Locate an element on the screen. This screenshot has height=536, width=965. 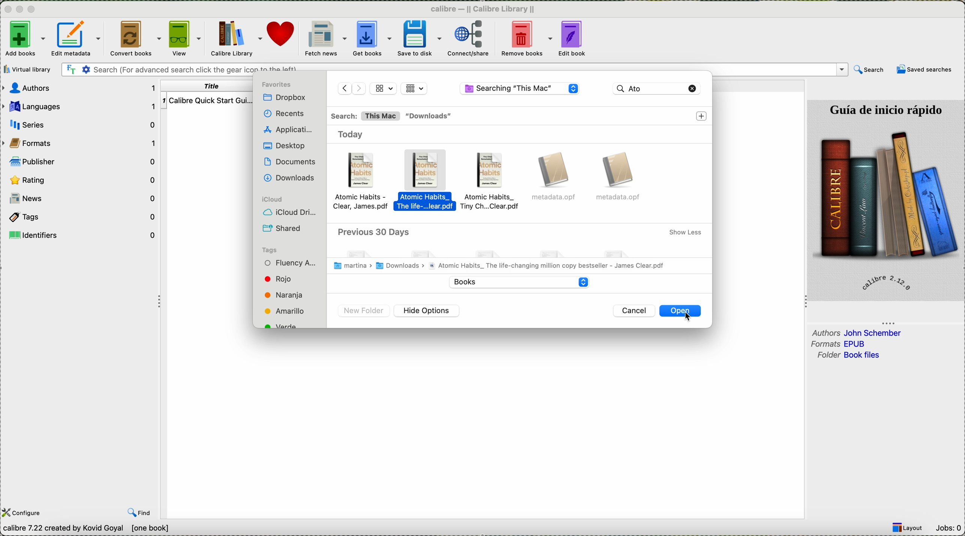
data is located at coordinates (117, 529).